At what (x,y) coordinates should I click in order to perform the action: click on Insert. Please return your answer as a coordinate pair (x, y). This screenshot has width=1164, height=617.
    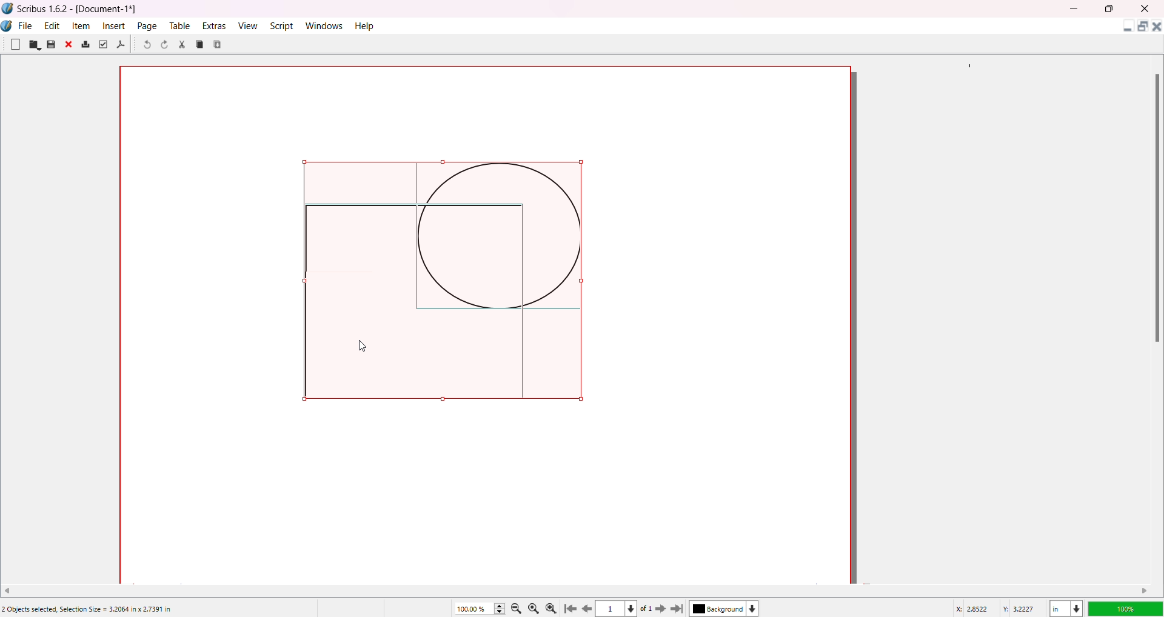
    Looking at the image, I should click on (115, 25).